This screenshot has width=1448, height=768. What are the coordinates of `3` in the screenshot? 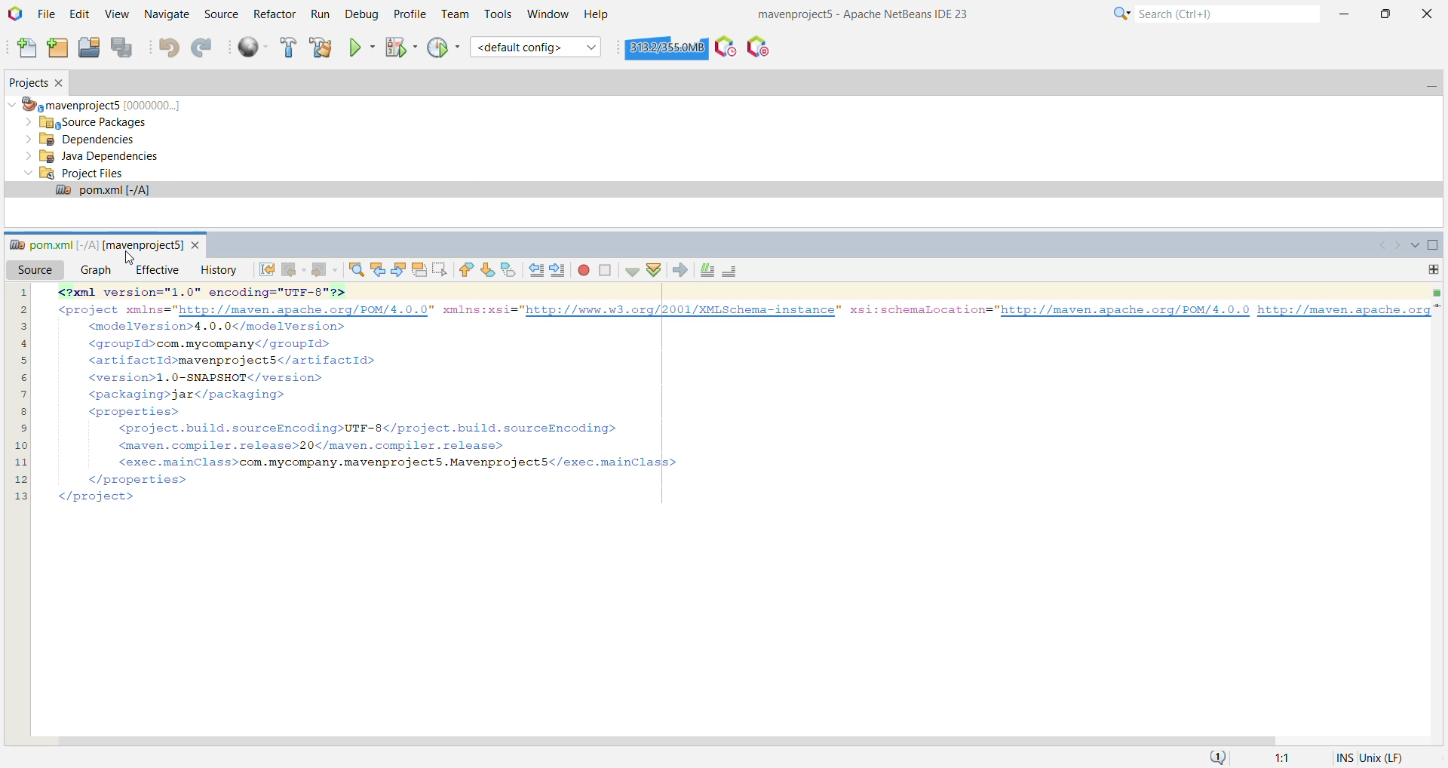 It's located at (20, 324).